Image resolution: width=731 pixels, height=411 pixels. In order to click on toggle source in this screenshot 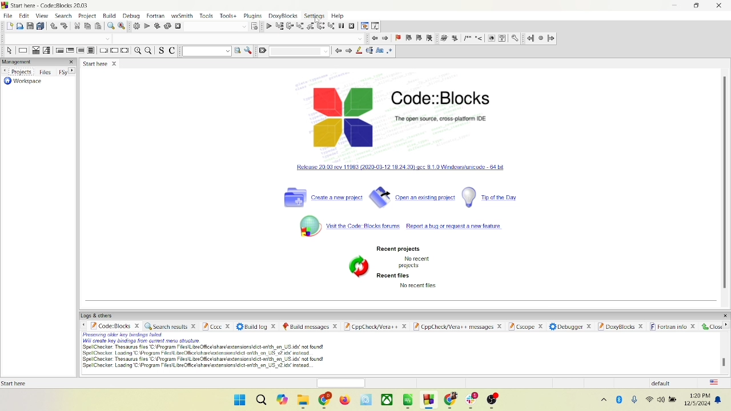, I will do `click(160, 51)`.